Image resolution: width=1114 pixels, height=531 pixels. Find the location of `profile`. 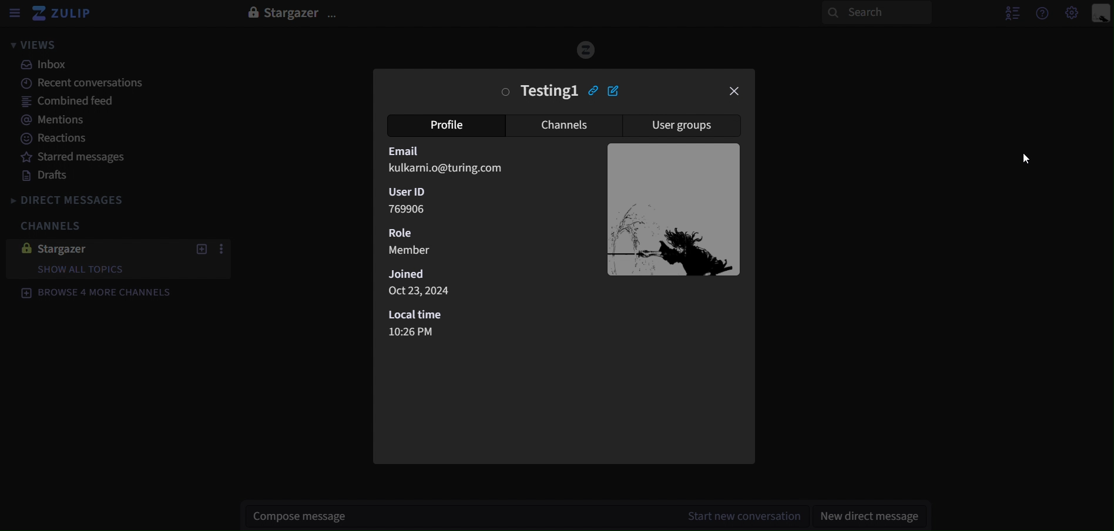

profile is located at coordinates (444, 125).